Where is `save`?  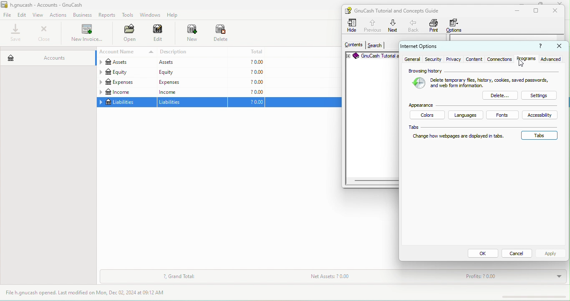 save is located at coordinates (16, 33).